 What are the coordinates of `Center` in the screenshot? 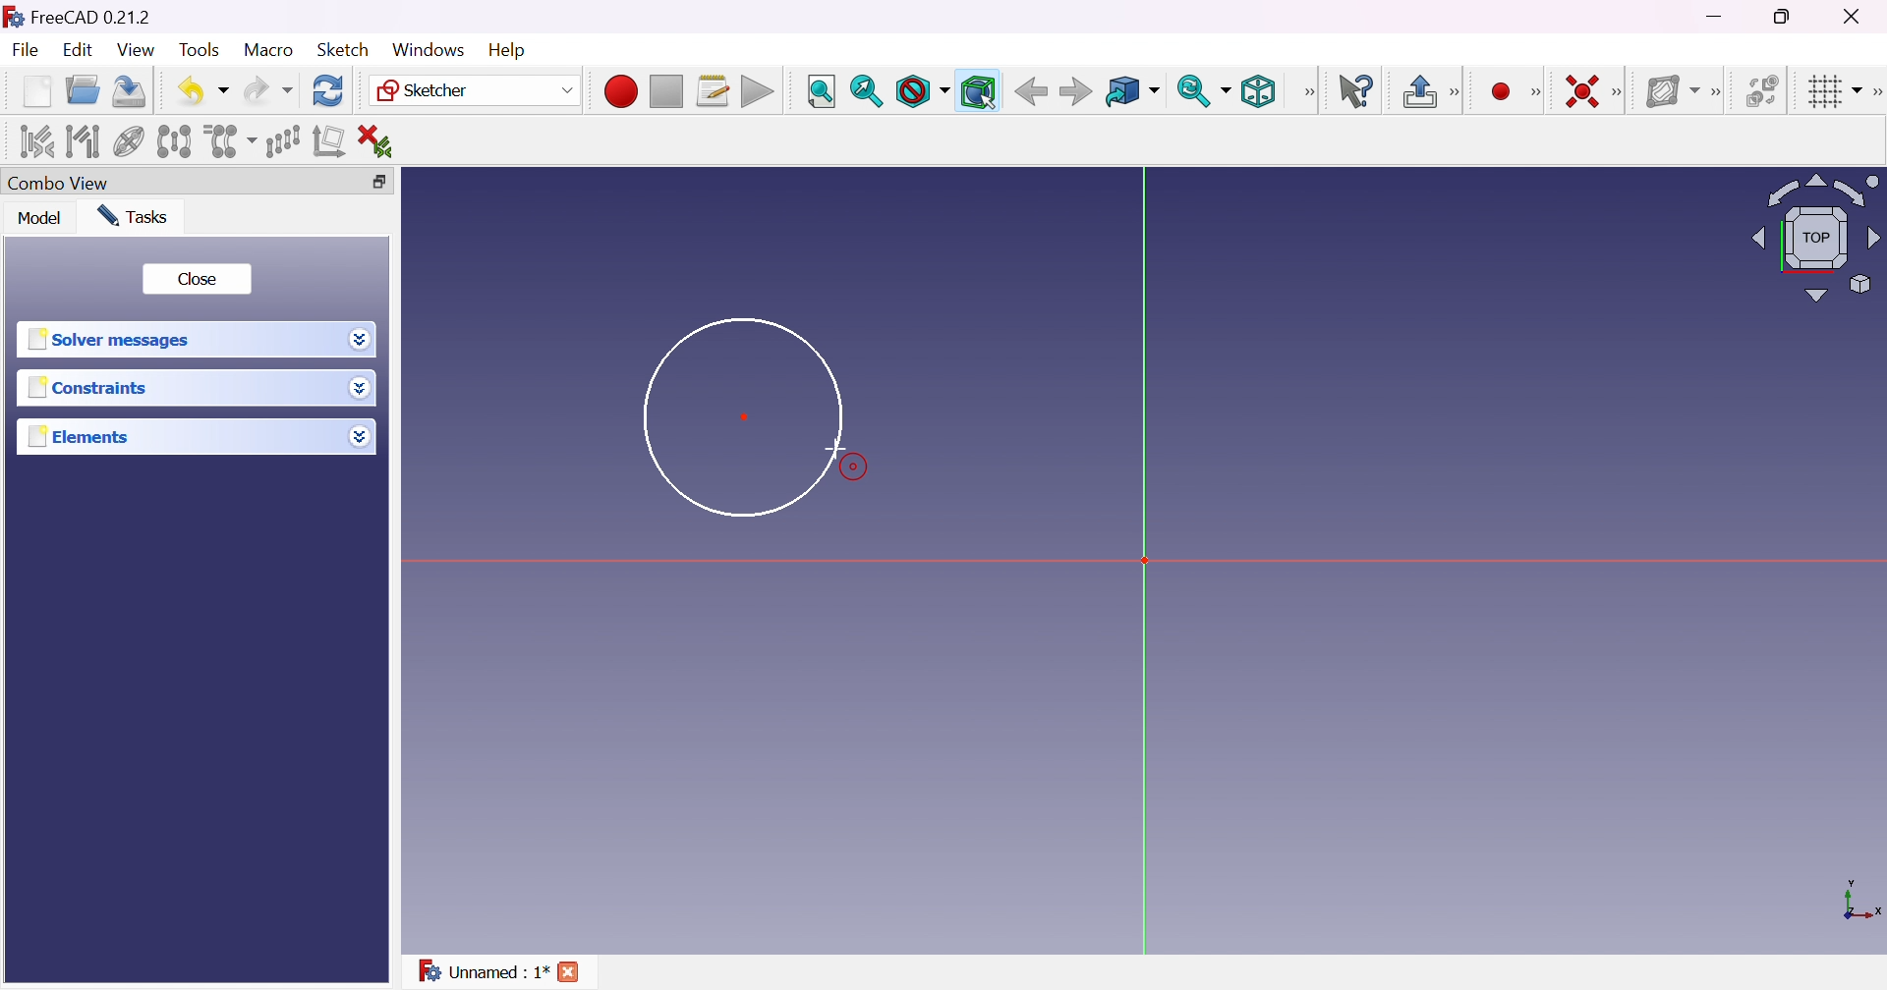 It's located at (747, 415).